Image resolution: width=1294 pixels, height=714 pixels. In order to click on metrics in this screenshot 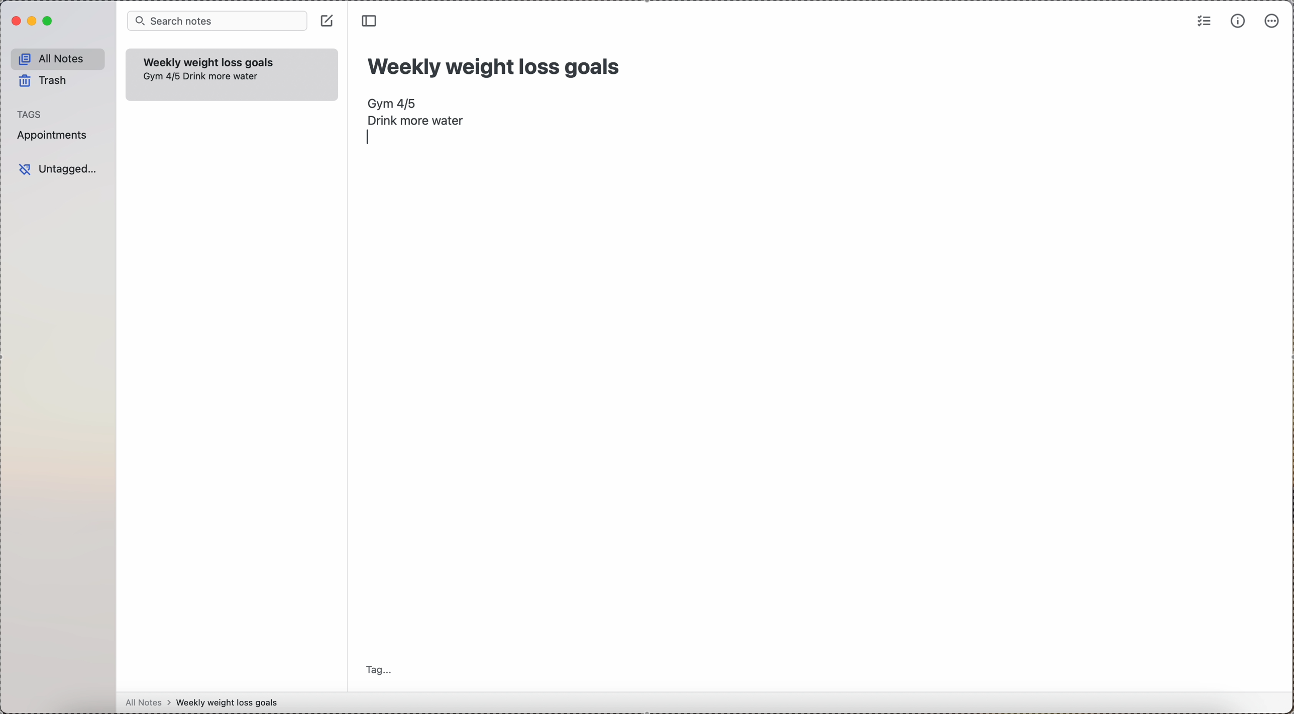, I will do `click(1237, 22)`.